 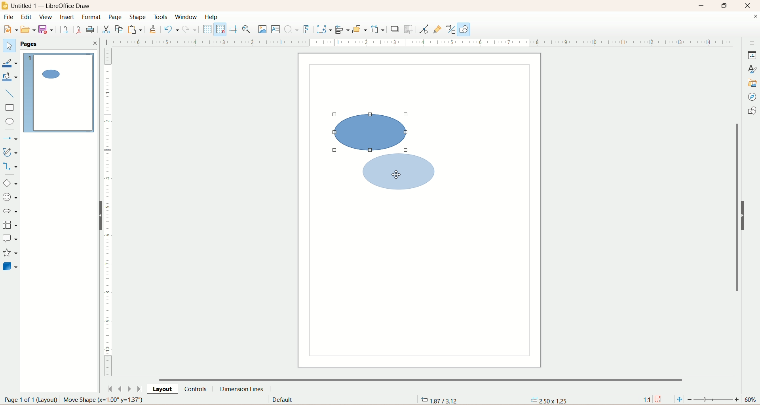 I want to click on cut, so click(x=107, y=29).